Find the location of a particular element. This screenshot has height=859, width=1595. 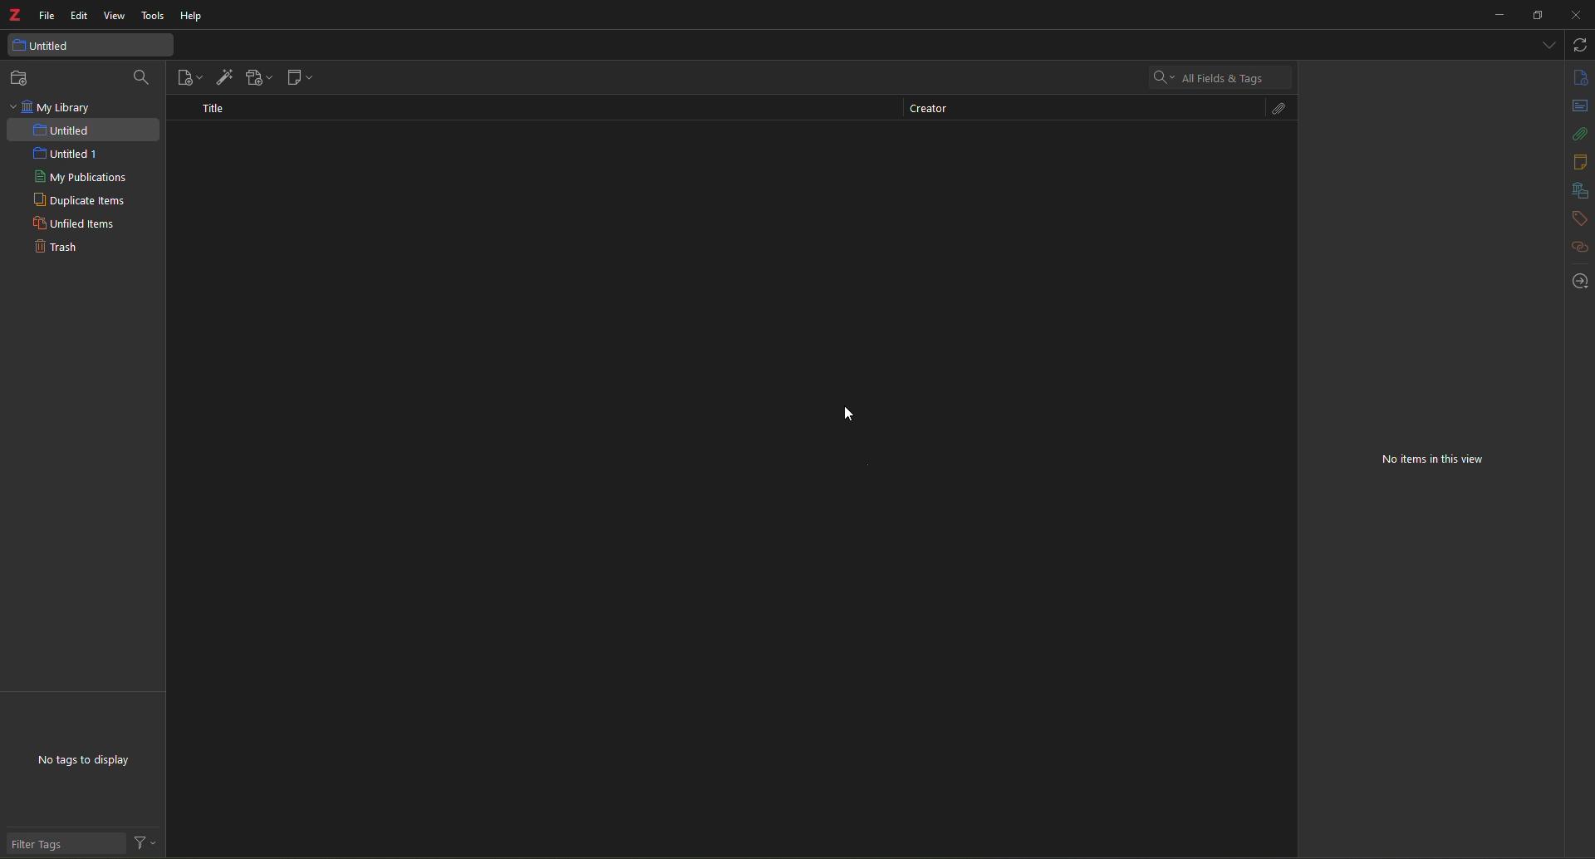

new note is located at coordinates (304, 78).